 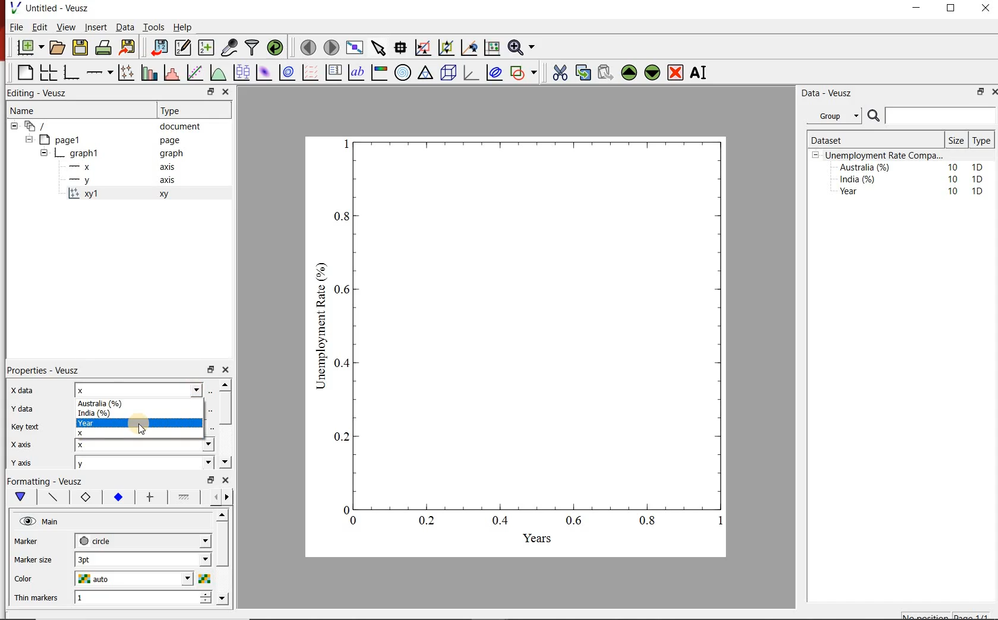 What do you see at coordinates (31, 47) in the screenshot?
I see `new document` at bounding box center [31, 47].